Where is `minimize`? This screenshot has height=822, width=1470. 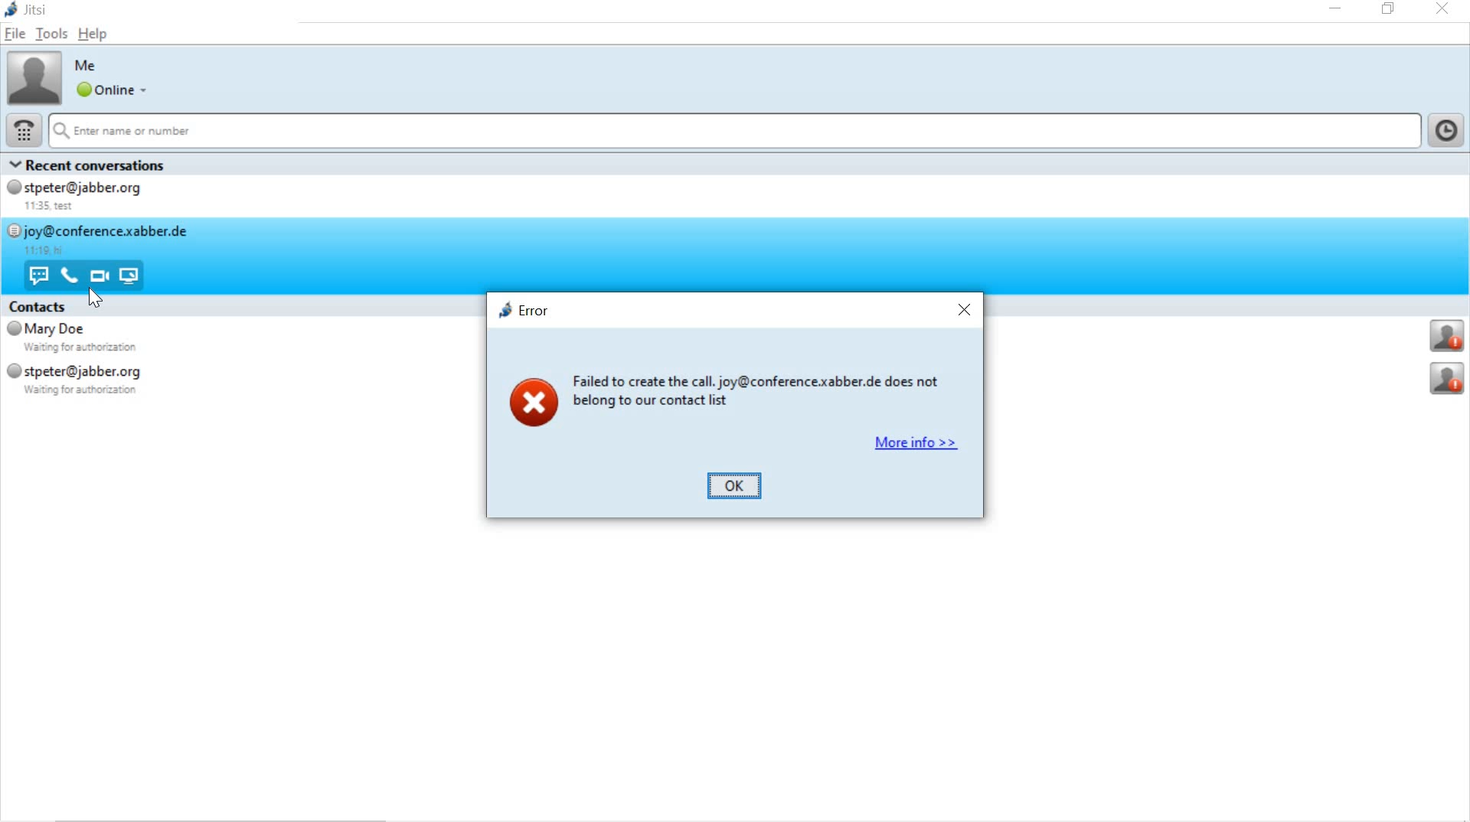 minimize is located at coordinates (1338, 8).